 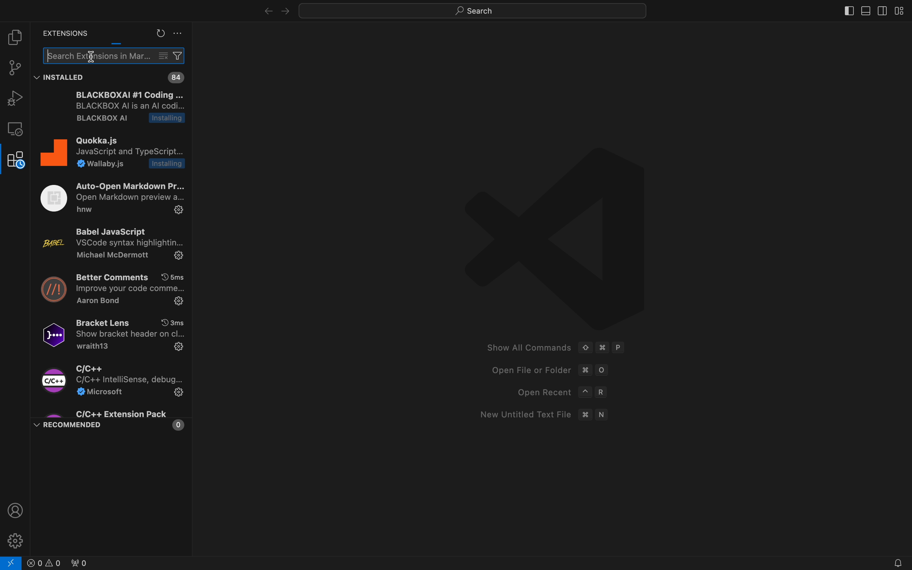 What do you see at coordinates (15, 509) in the screenshot?
I see `profile` at bounding box center [15, 509].